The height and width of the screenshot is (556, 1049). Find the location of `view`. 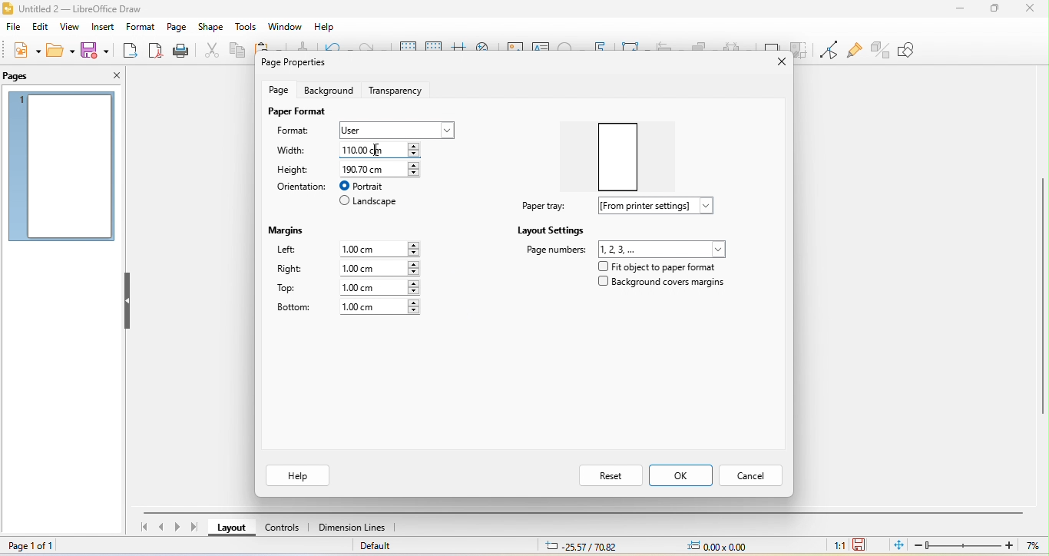

view is located at coordinates (68, 28).